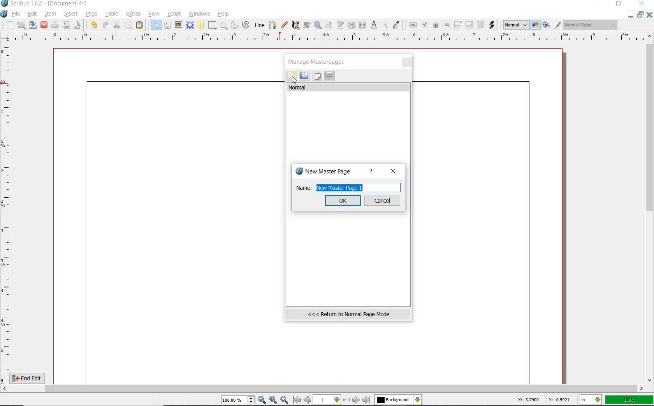 Image resolution: width=654 pixels, height=406 pixels. I want to click on help, so click(371, 171).